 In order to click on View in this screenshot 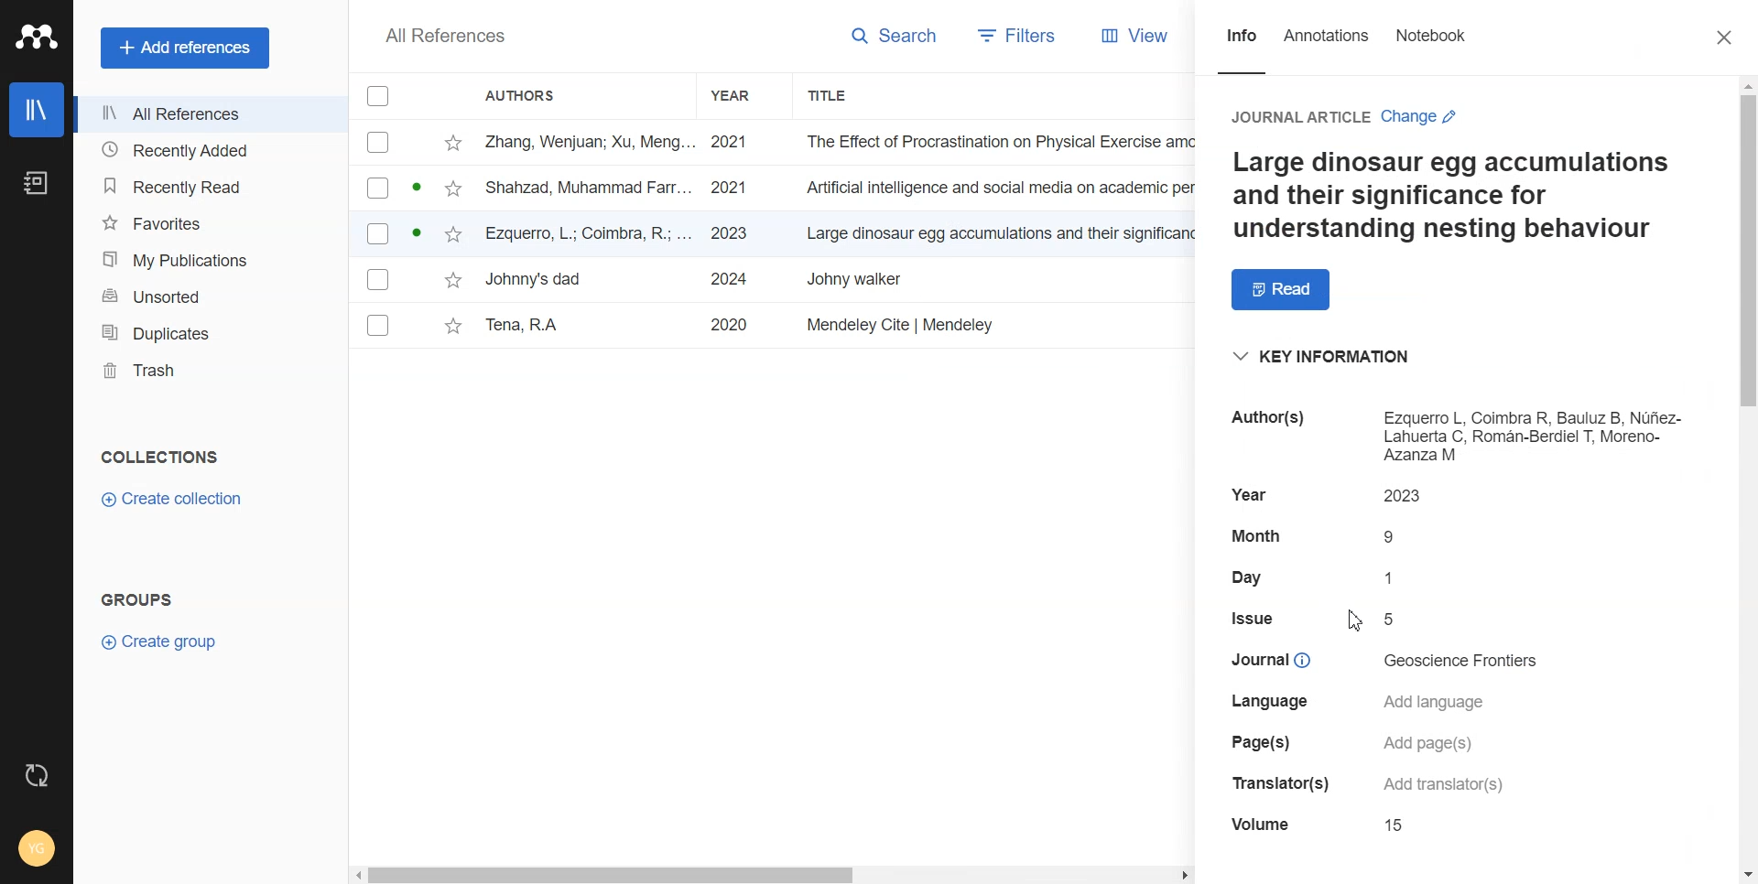, I will do `click(1136, 37)`.